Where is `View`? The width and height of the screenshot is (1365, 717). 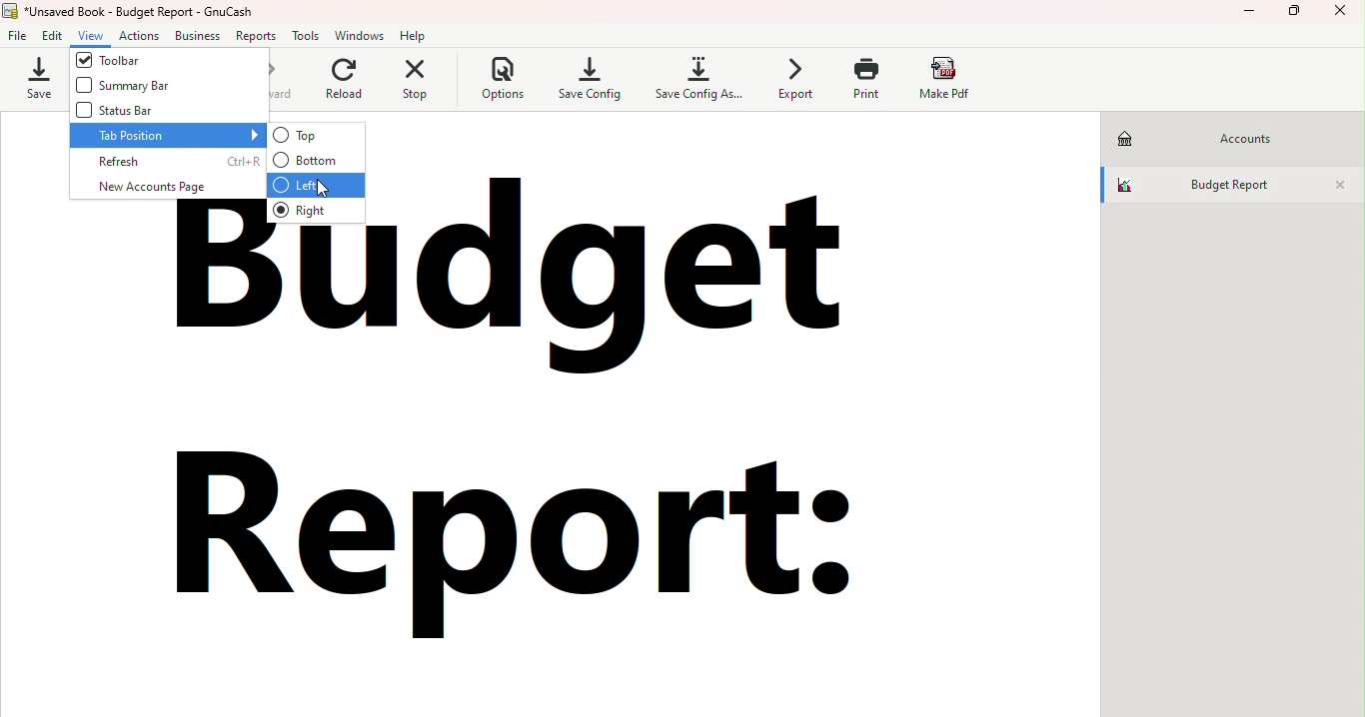 View is located at coordinates (93, 35).